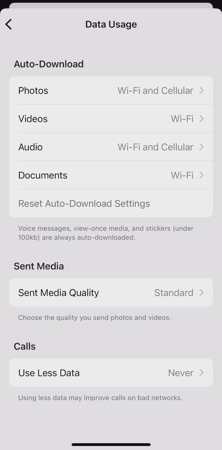  What do you see at coordinates (25, 346) in the screenshot?
I see `Calls` at bounding box center [25, 346].